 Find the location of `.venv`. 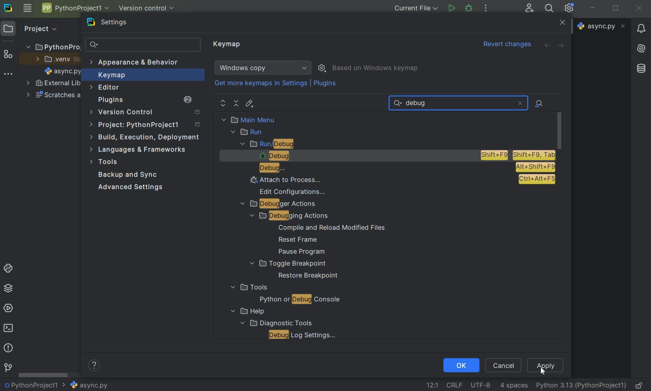

.venv is located at coordinates (57, 60).